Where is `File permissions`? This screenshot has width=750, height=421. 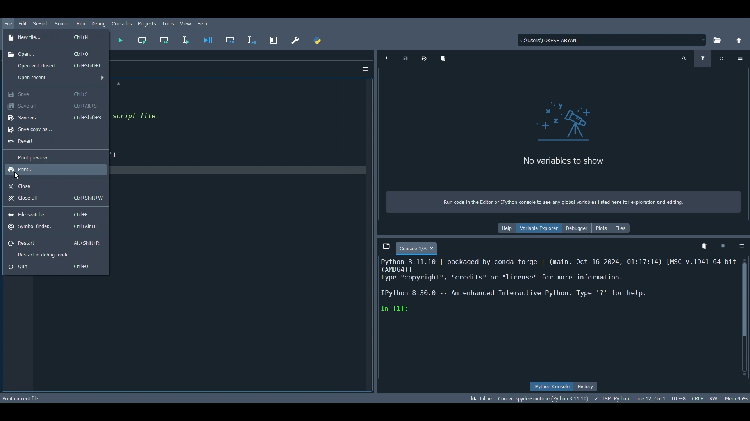 File permissions is located at coordinates (713, 397).